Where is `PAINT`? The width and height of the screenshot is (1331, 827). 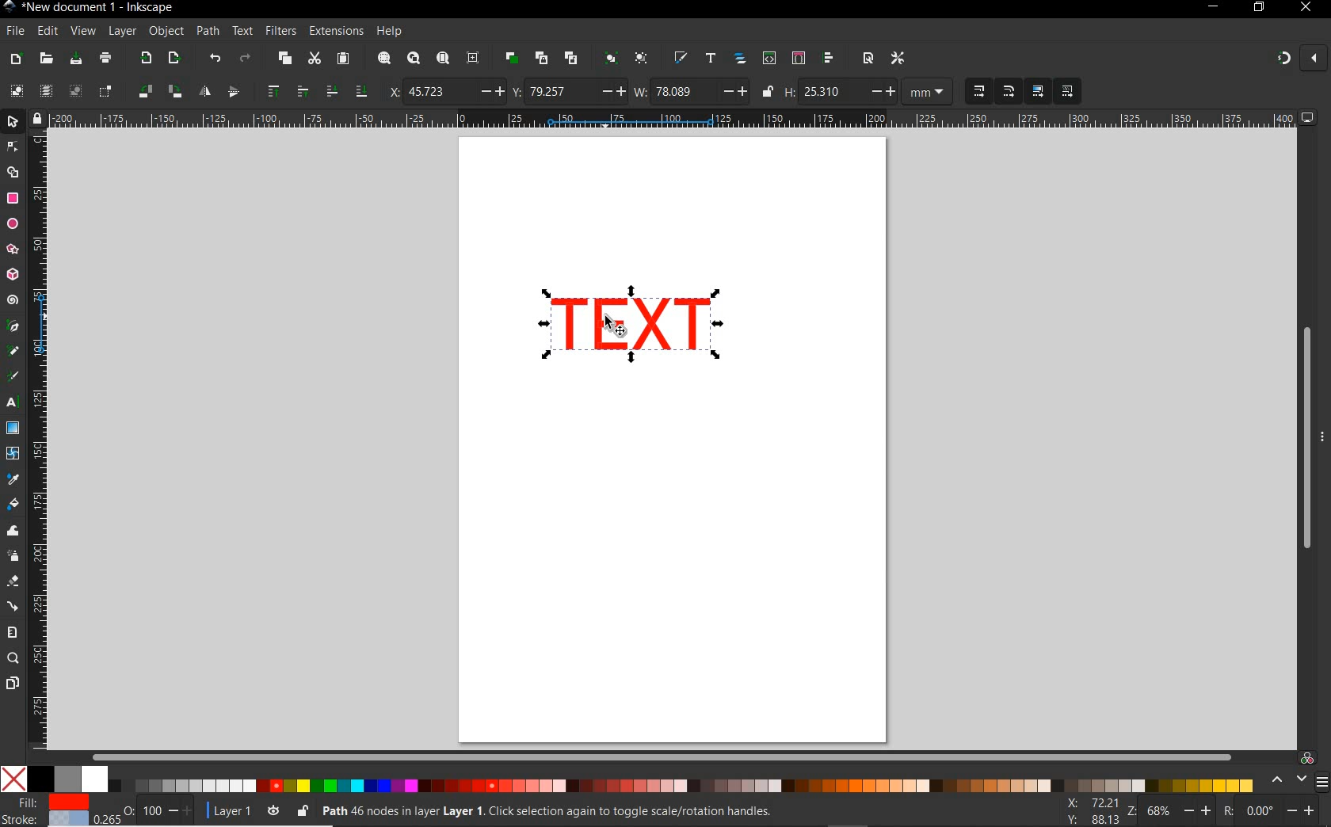
PAINT is located at coordinates (105, 60).